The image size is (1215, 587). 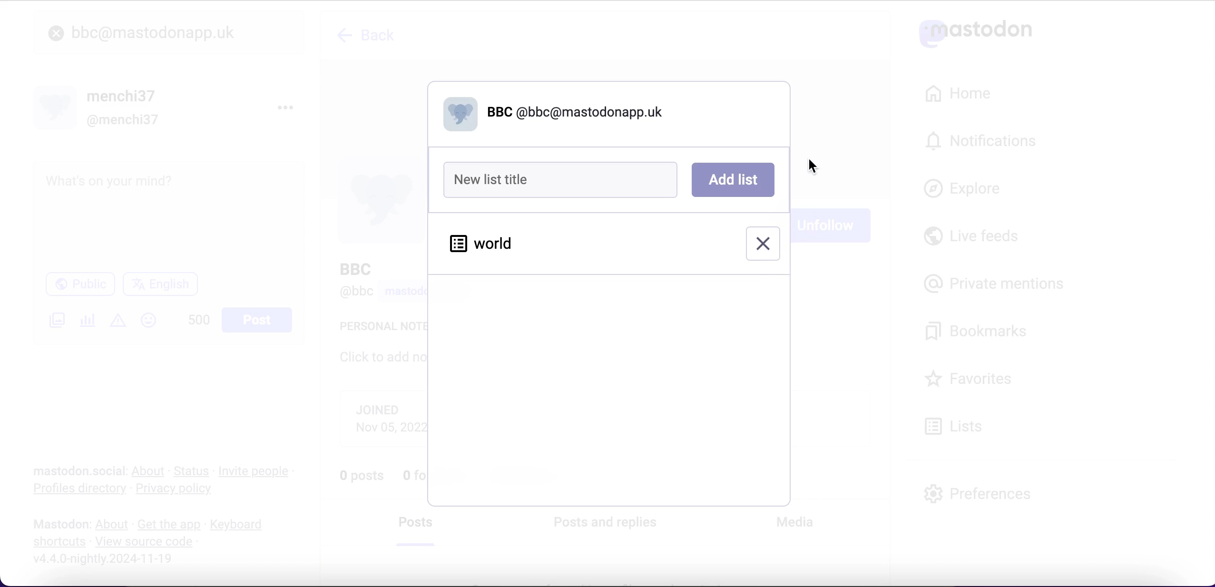 I want to click on mastodon, so click(x=61, y=524).